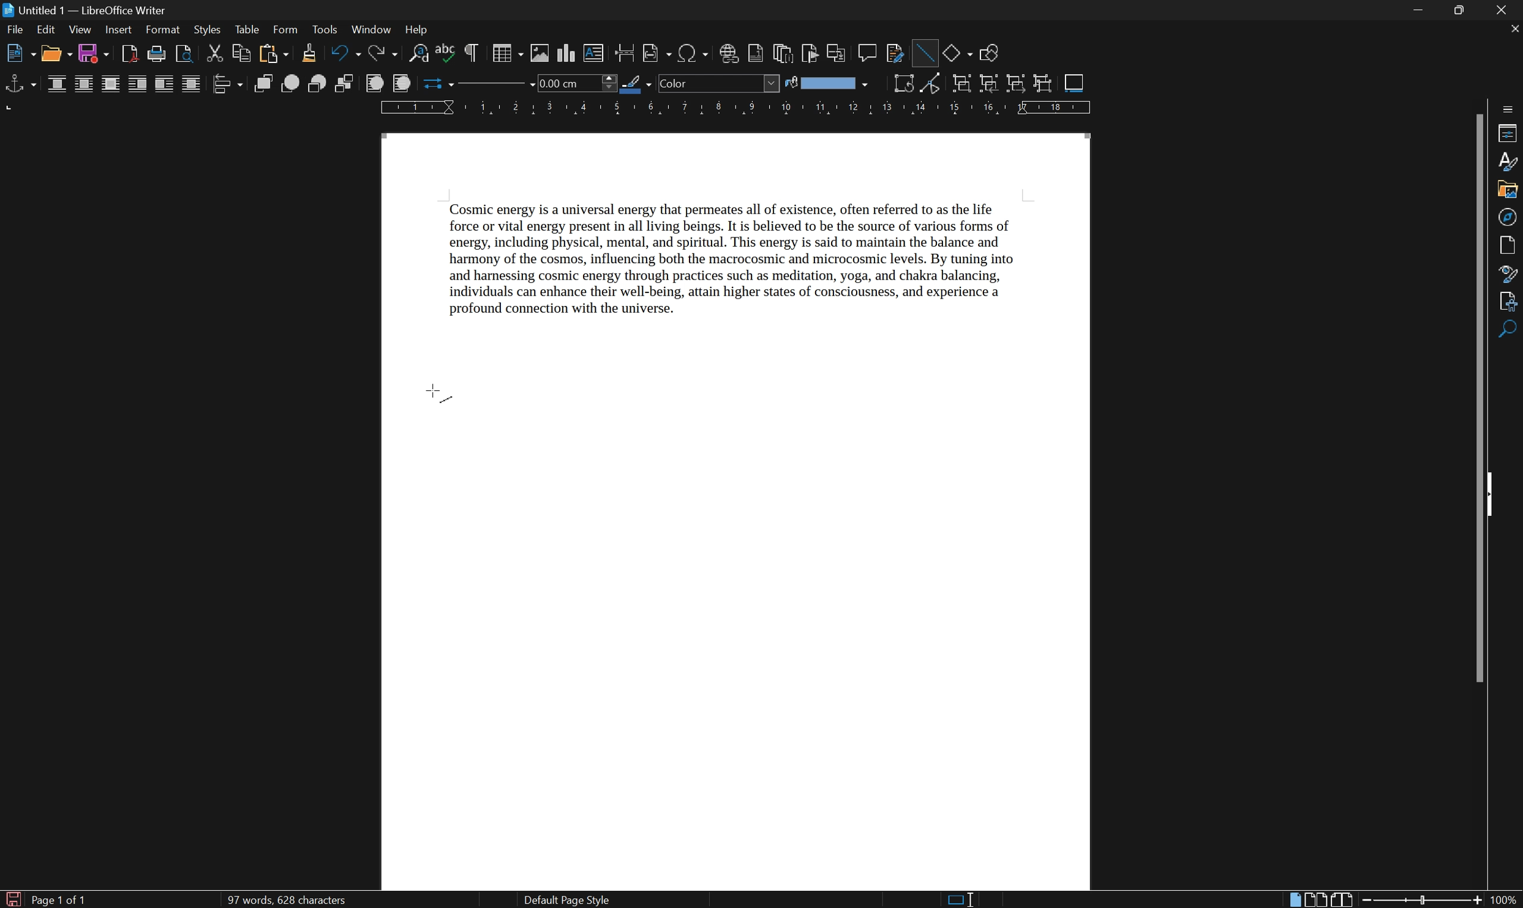 The image size is (1523, 908). I want to click on none, so click(58, 84).